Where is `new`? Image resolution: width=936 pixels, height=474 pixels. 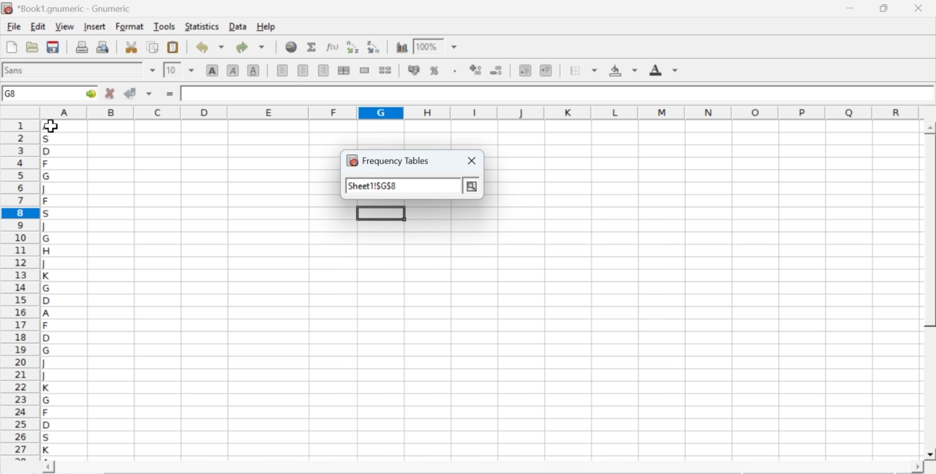 new is located at coordinates (11, 47).